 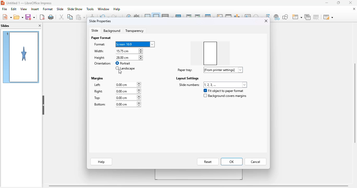 What do you see at coordinates (125, 98) in the screenshot?
I see `top: 0.00 cm` at bounding box center [125, 98].